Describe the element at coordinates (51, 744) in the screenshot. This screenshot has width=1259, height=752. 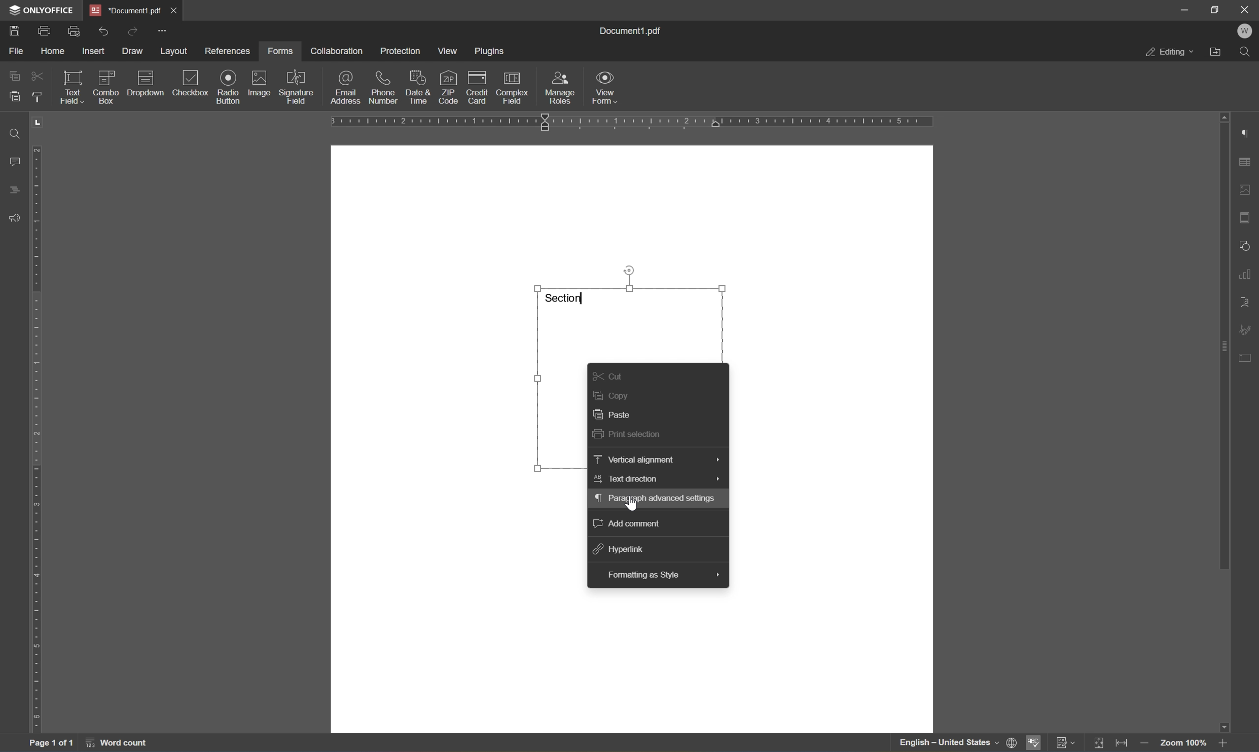
I see `page 1 of 1` at that location.